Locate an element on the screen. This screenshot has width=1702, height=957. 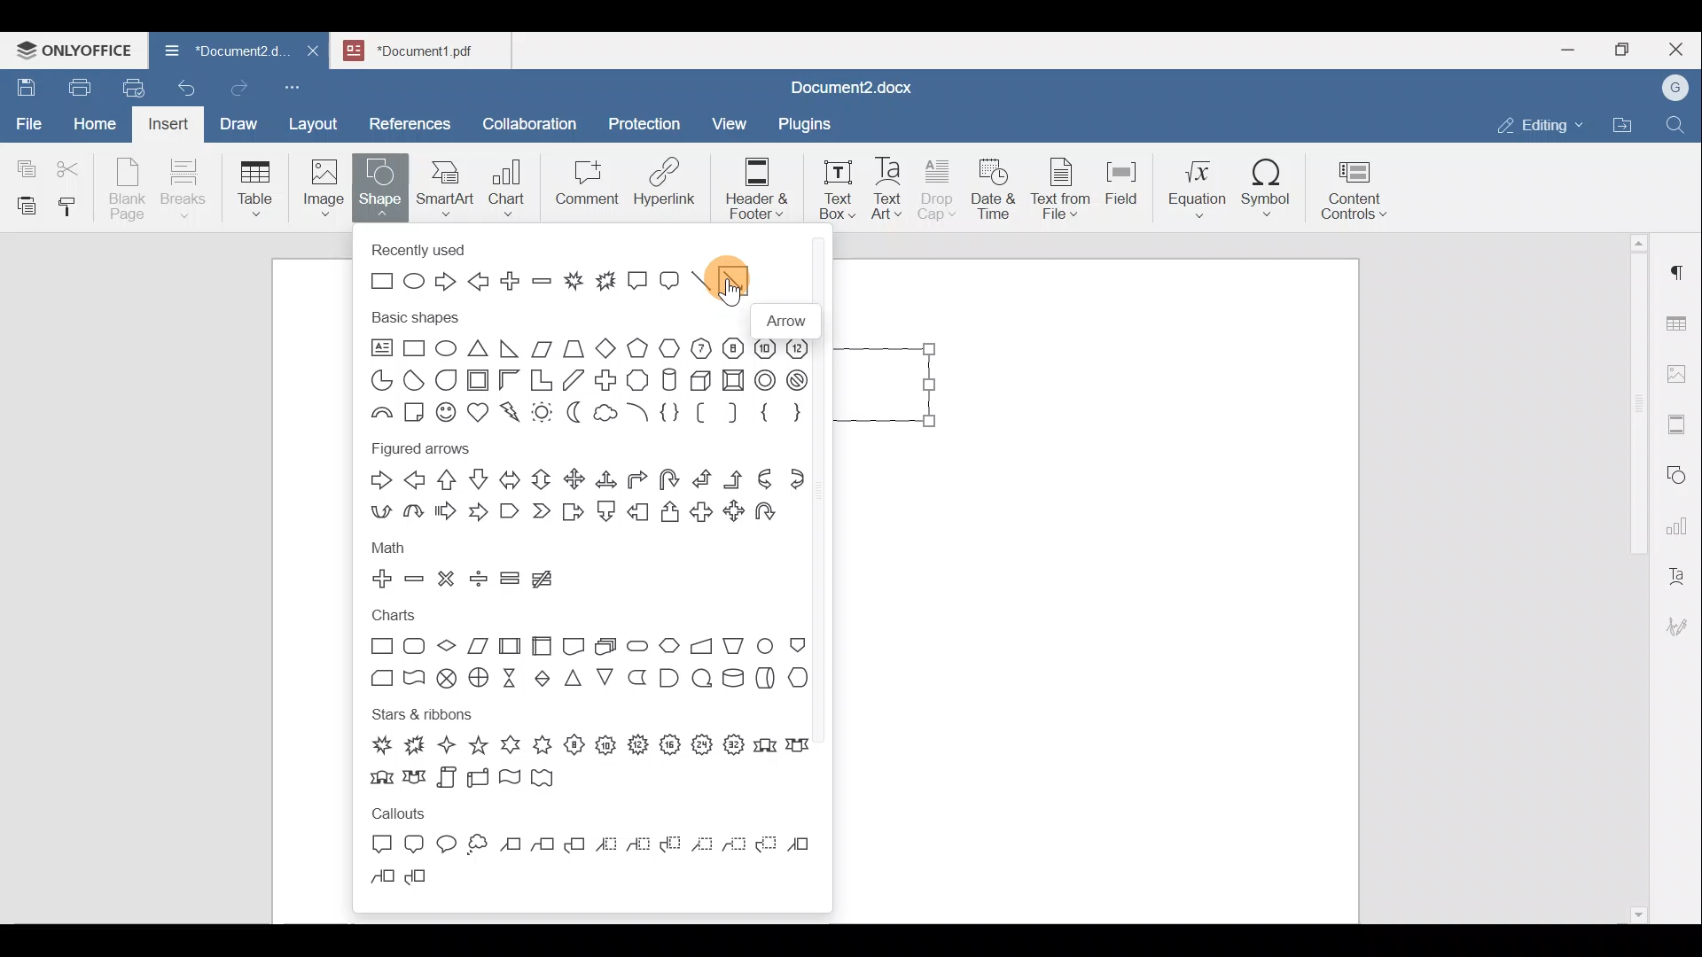
Image settings is located at coordinates (1680, 372).